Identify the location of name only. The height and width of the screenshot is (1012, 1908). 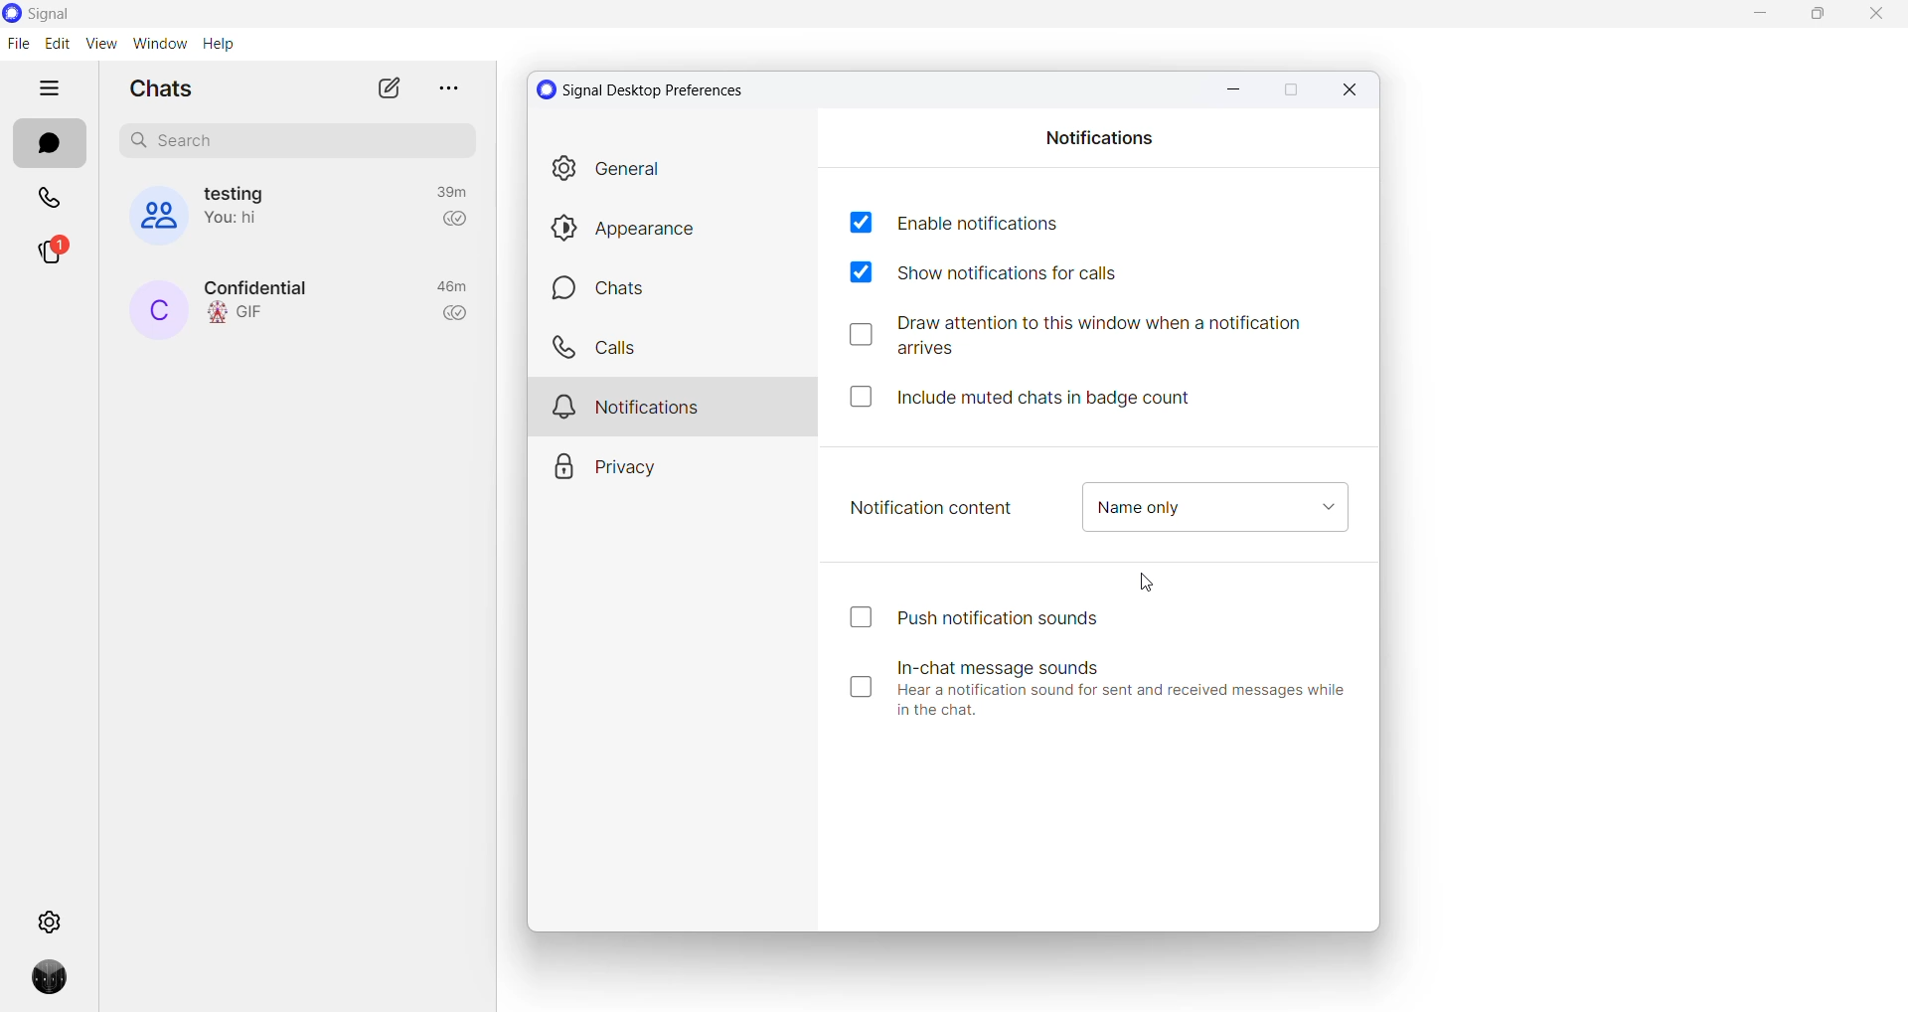
(1213, 508).